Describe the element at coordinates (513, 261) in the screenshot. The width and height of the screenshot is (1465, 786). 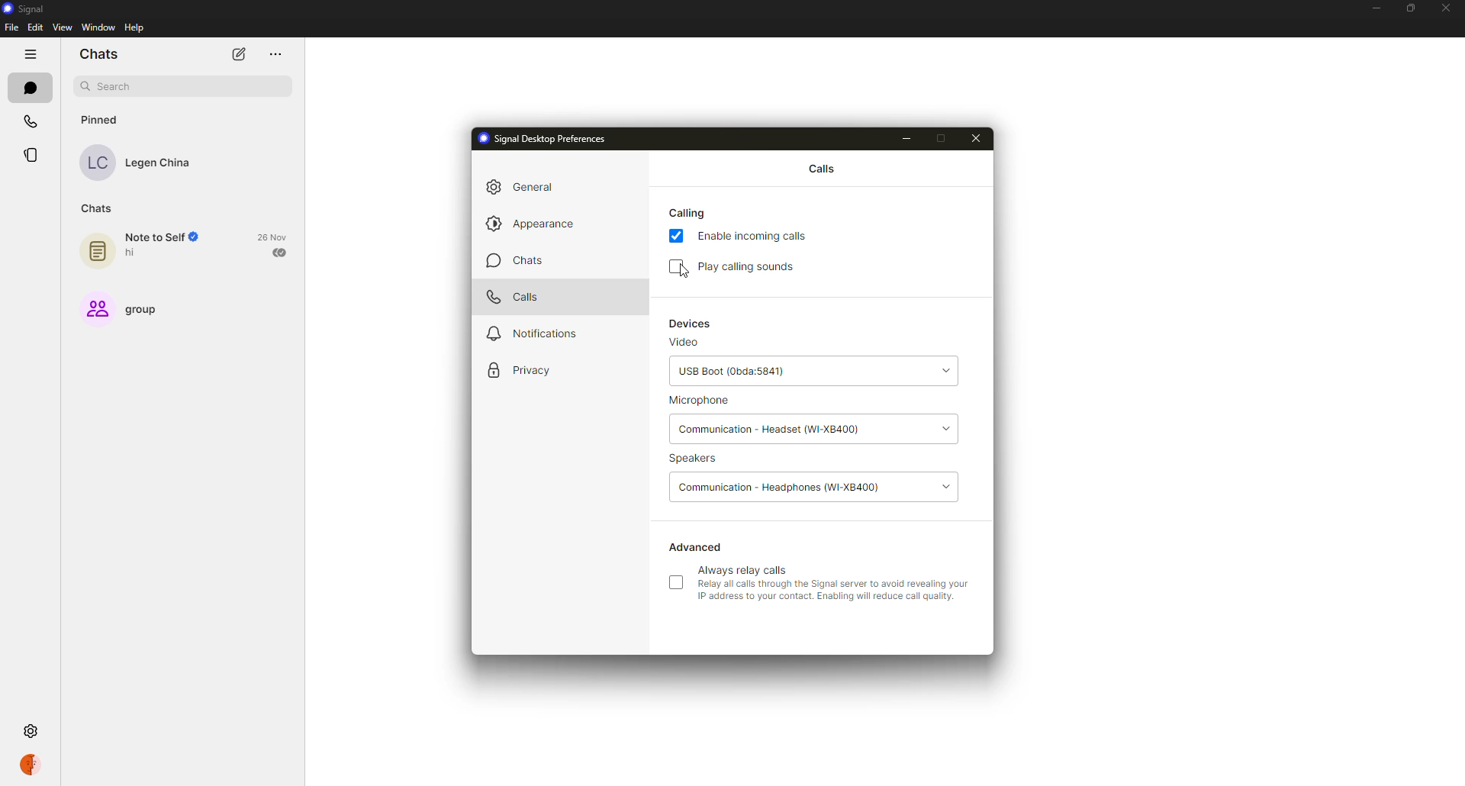
I see `chats` at that location.